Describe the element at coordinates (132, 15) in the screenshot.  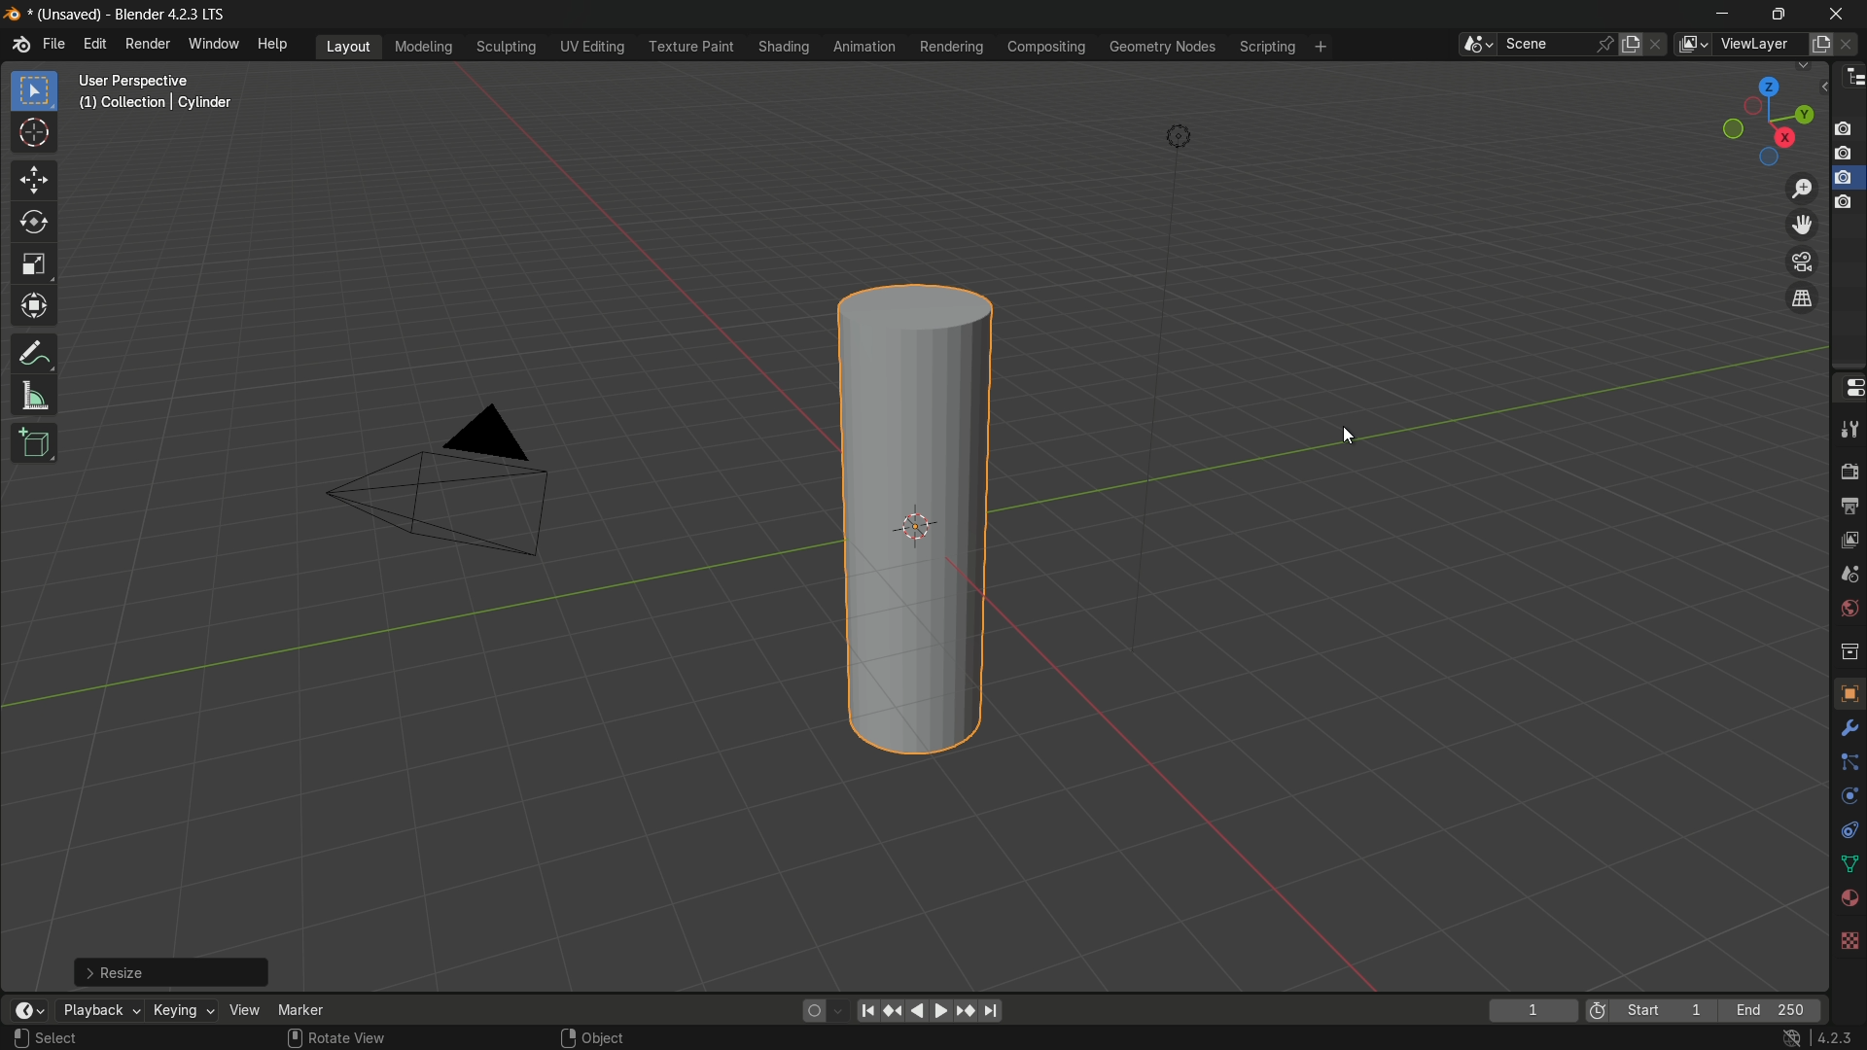
I see `* (Unsaved) - Blender 4.2.3 LTS` at that location.